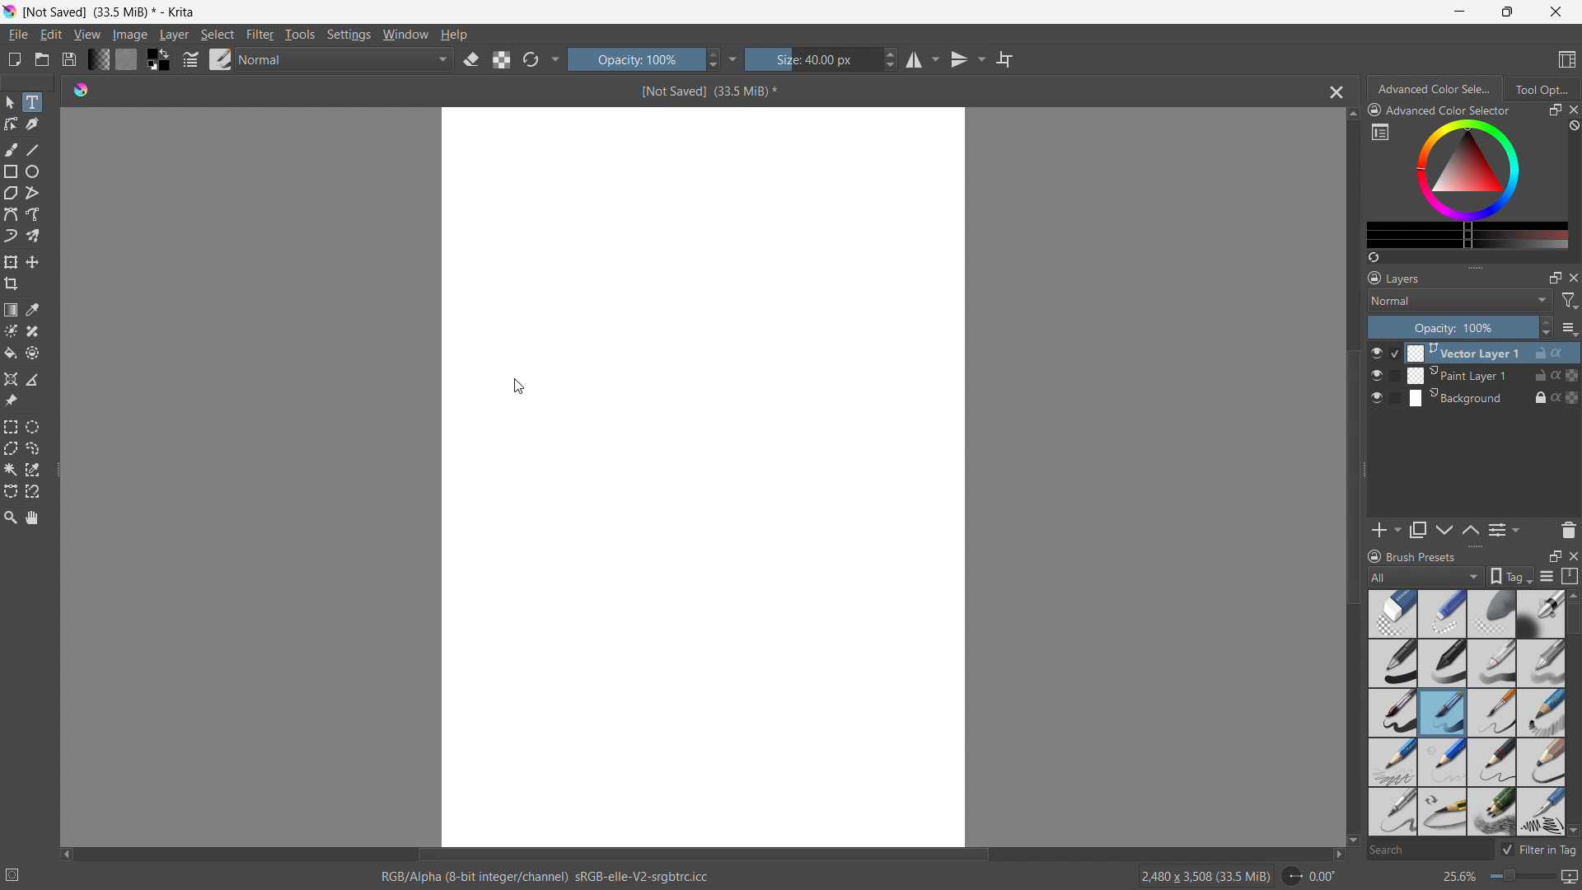 The image size is (1582, 890). Describe the element at coordinates (1377, 375) in the screenshot. I see `layer visibility toggle` at that location.